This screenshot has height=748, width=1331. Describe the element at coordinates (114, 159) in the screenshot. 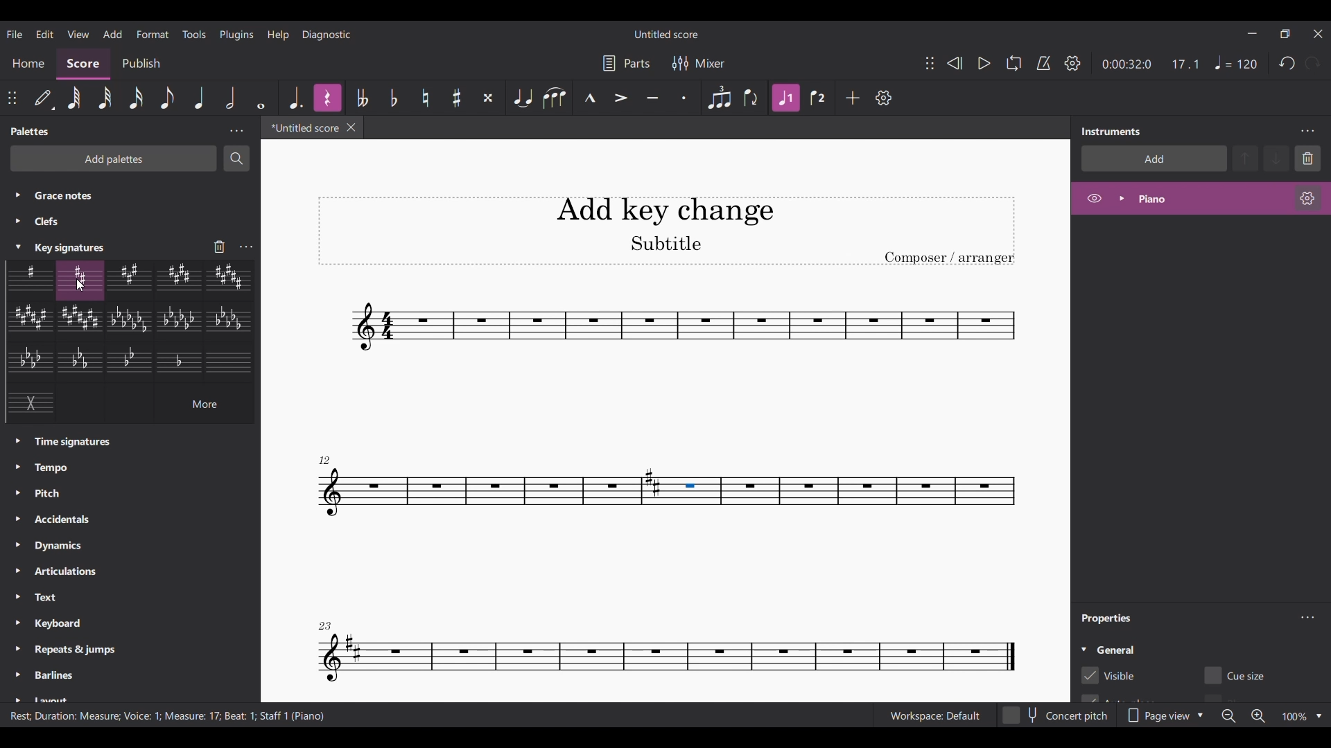

I see `Add palettes` at that location.